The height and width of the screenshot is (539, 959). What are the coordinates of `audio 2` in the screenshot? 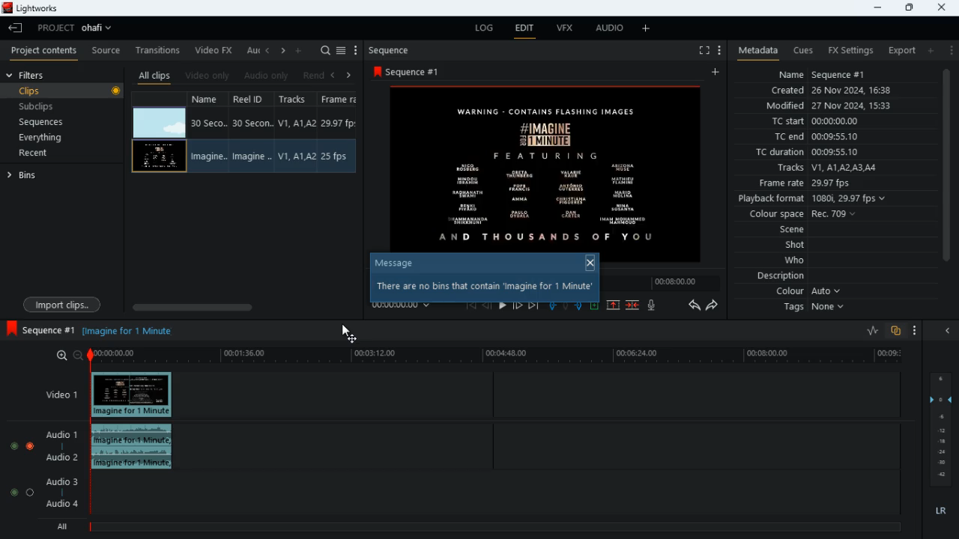 It's located at (64, 459).